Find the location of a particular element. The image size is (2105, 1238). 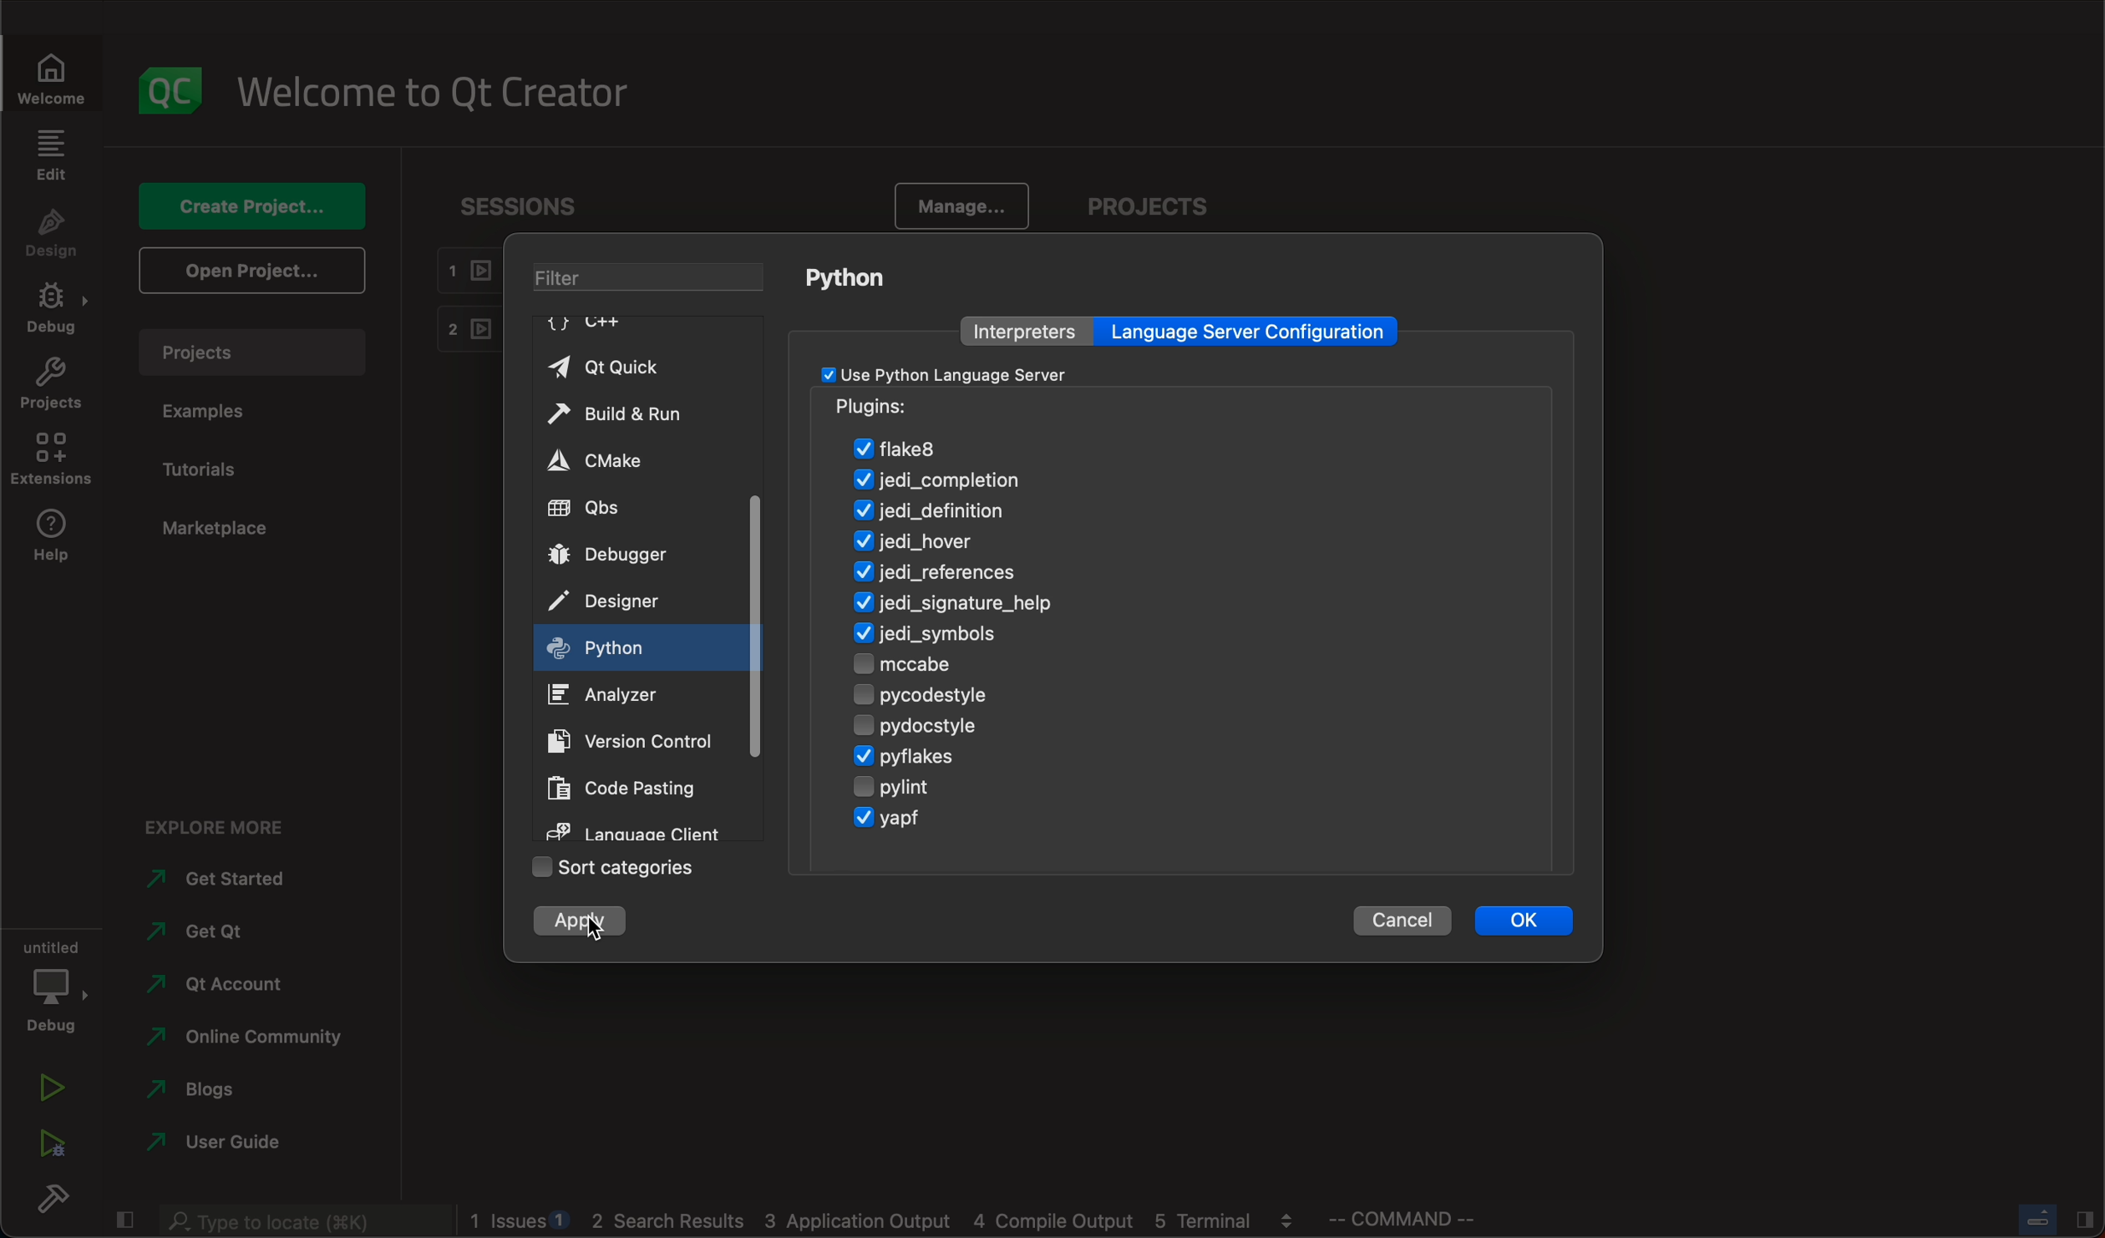

logs is located at coordinates (882, 1220).